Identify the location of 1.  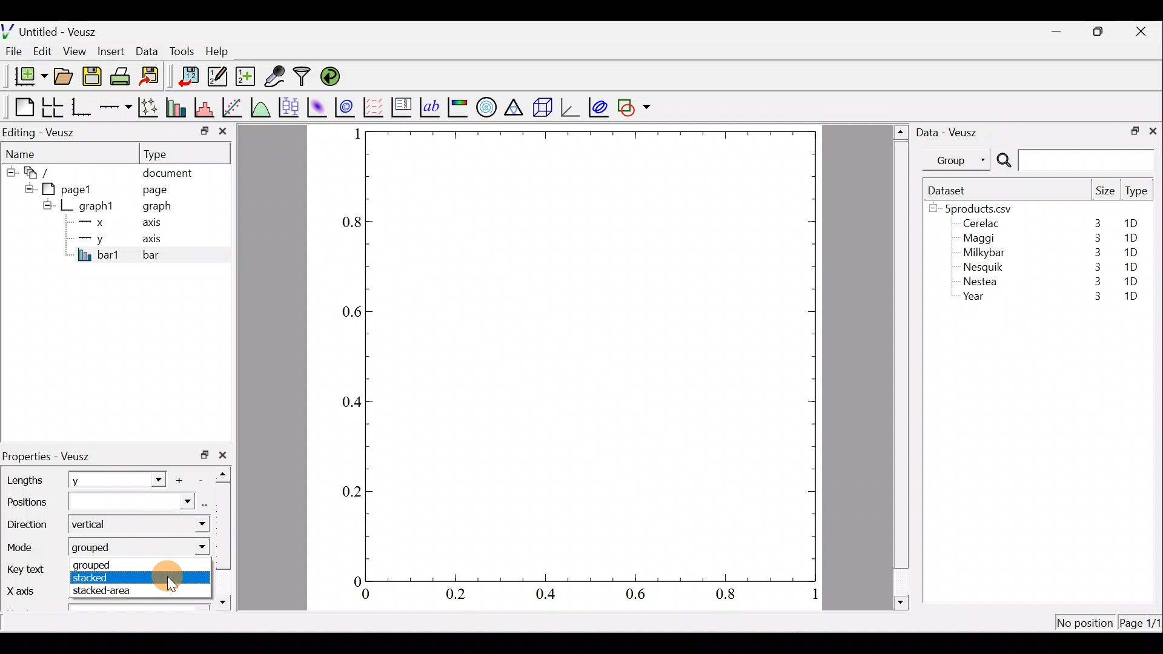
(813, 596).